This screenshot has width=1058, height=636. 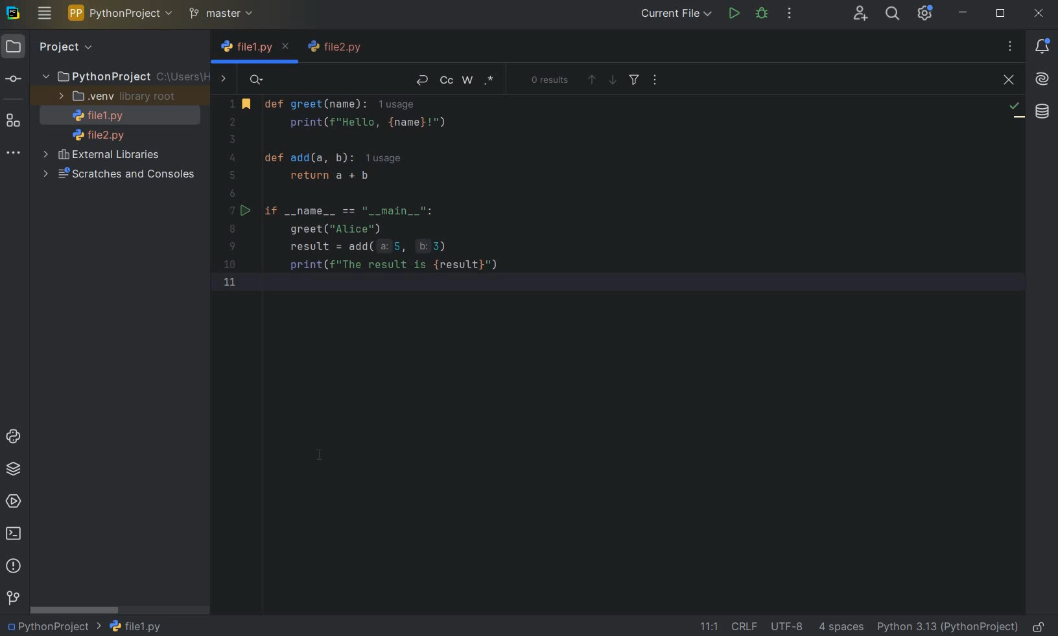 What do you see at coordinates (1005, 80) in the screenshot?
I see `CLOSE` at bounding box center [1005, 80].